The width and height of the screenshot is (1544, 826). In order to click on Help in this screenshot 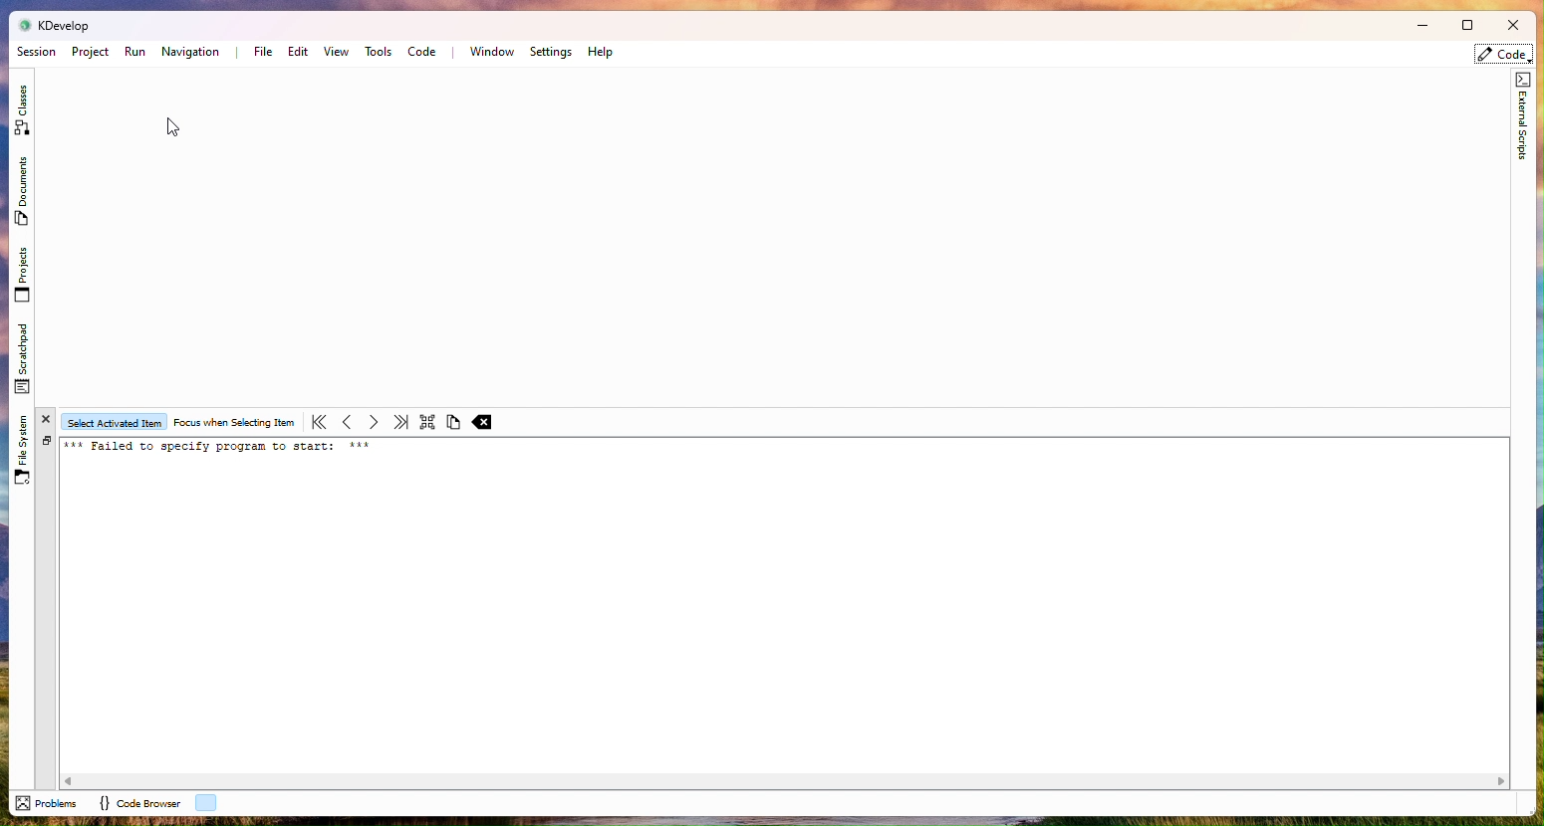, I will do `click(602, 52)`.